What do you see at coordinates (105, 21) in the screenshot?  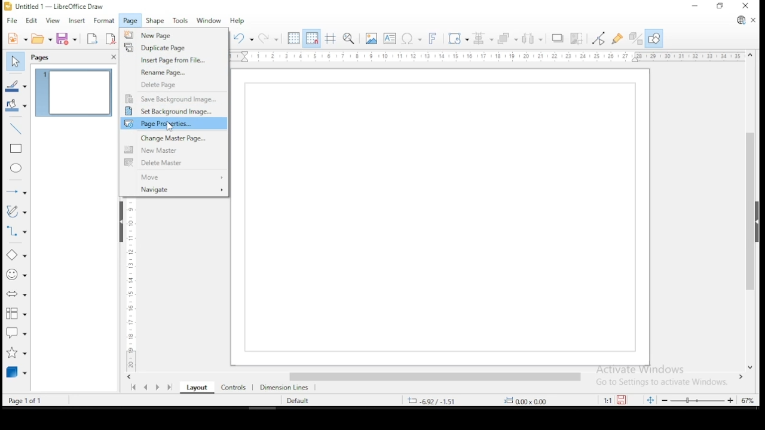 I see `format` at bounding box center [105, 21].